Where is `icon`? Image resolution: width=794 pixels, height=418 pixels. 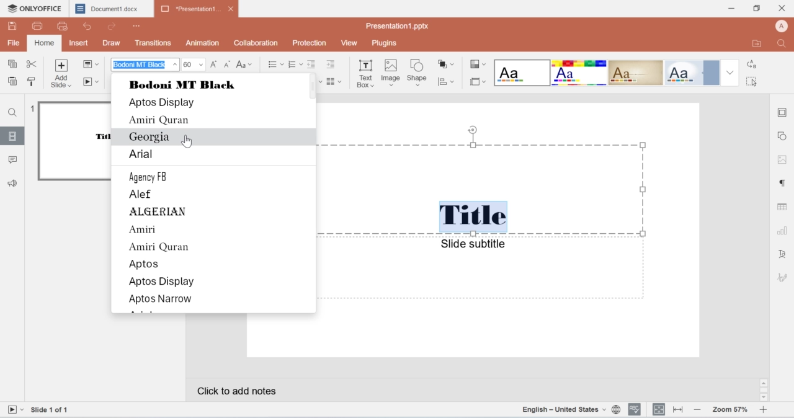
icon is located at coordinates (783, 277).